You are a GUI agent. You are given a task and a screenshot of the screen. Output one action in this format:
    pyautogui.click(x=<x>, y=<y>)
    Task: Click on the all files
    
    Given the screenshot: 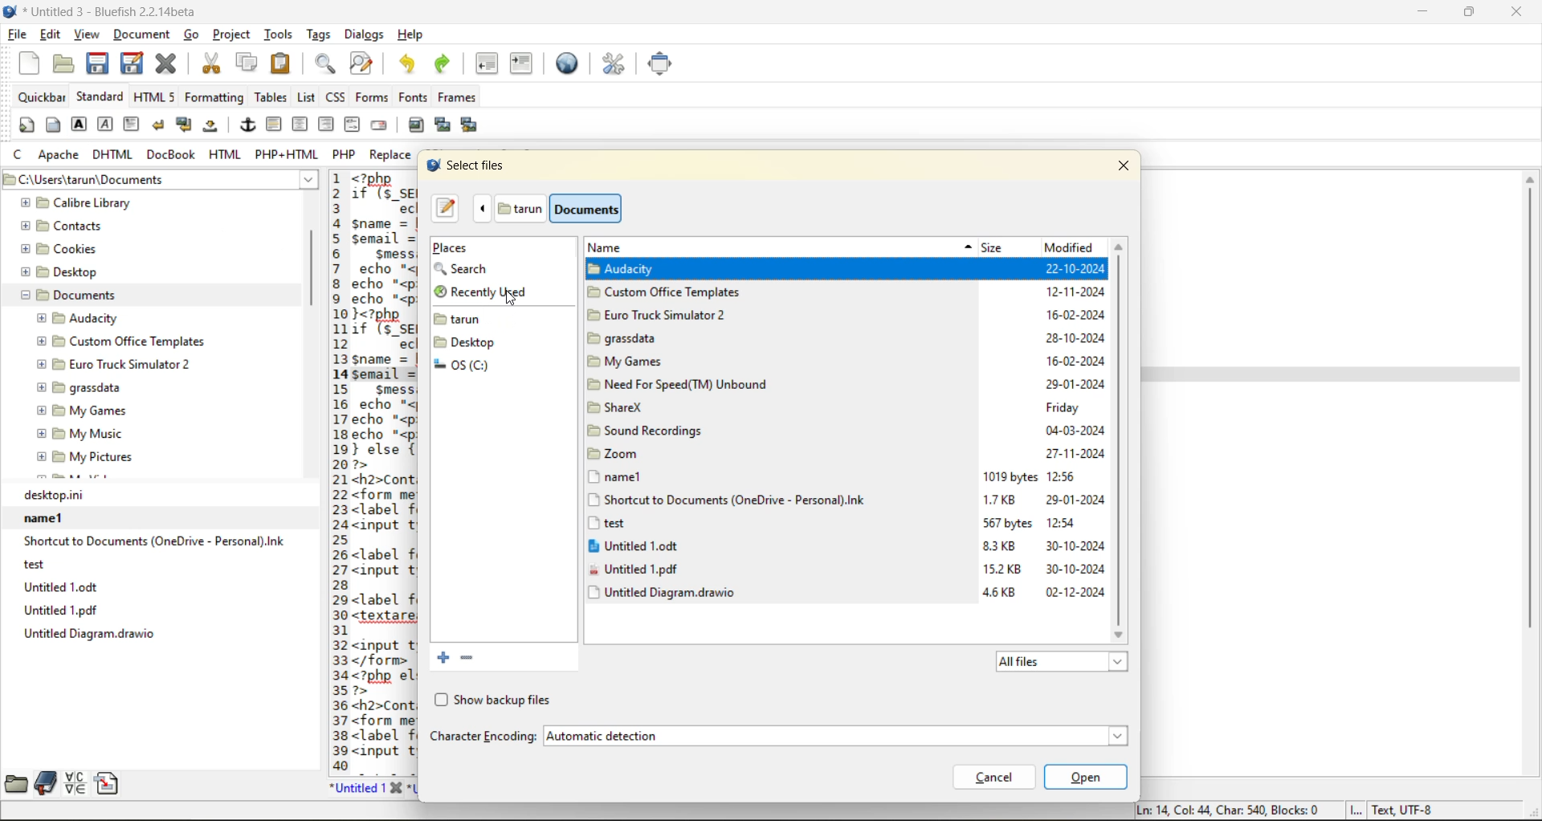 What is the action you would take?
    pyautogui.click(x=1058, y=664)
    